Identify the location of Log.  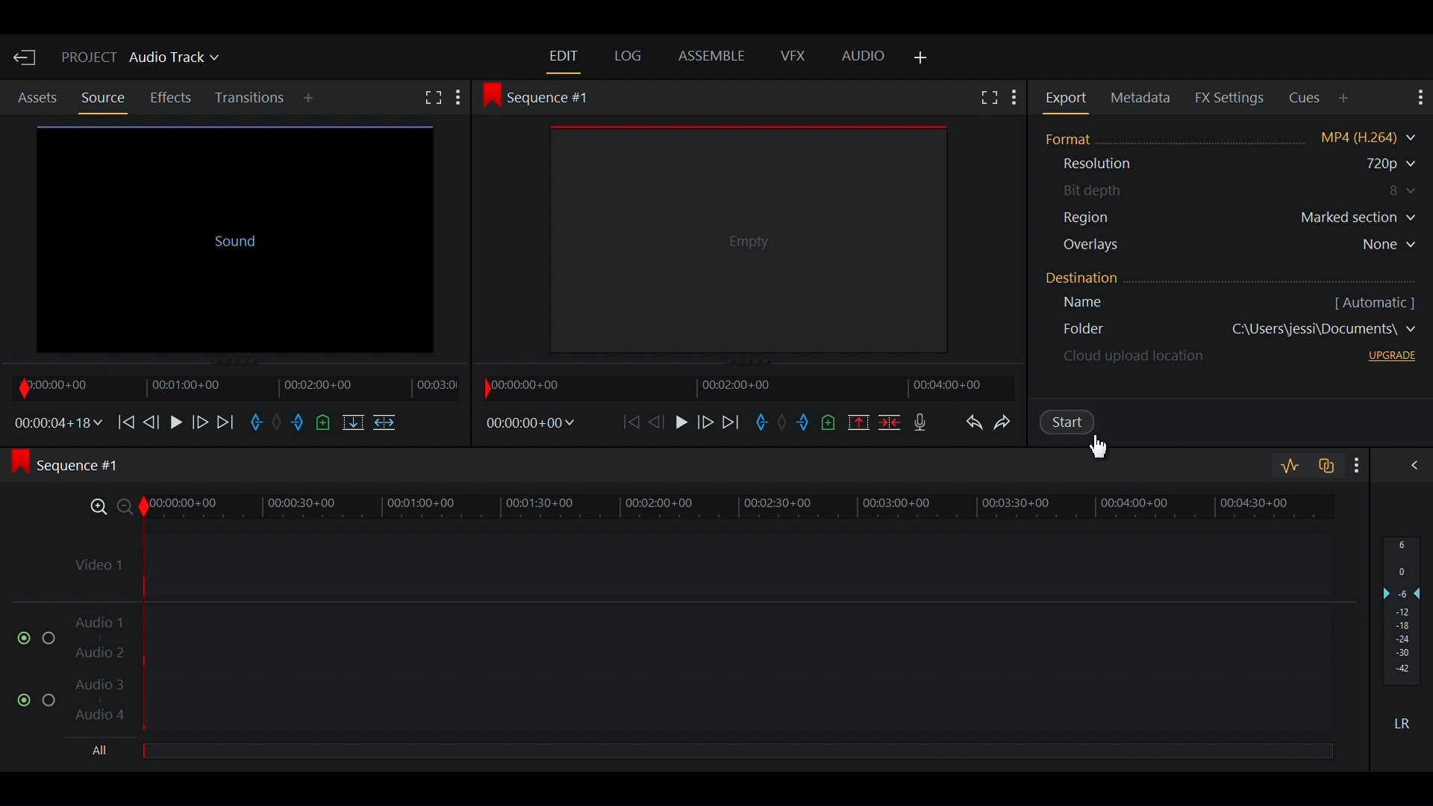
(629, 56).